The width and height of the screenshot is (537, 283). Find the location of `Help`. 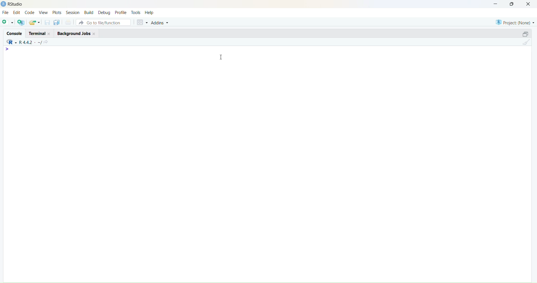

Help is located at coordinates (151, 12).